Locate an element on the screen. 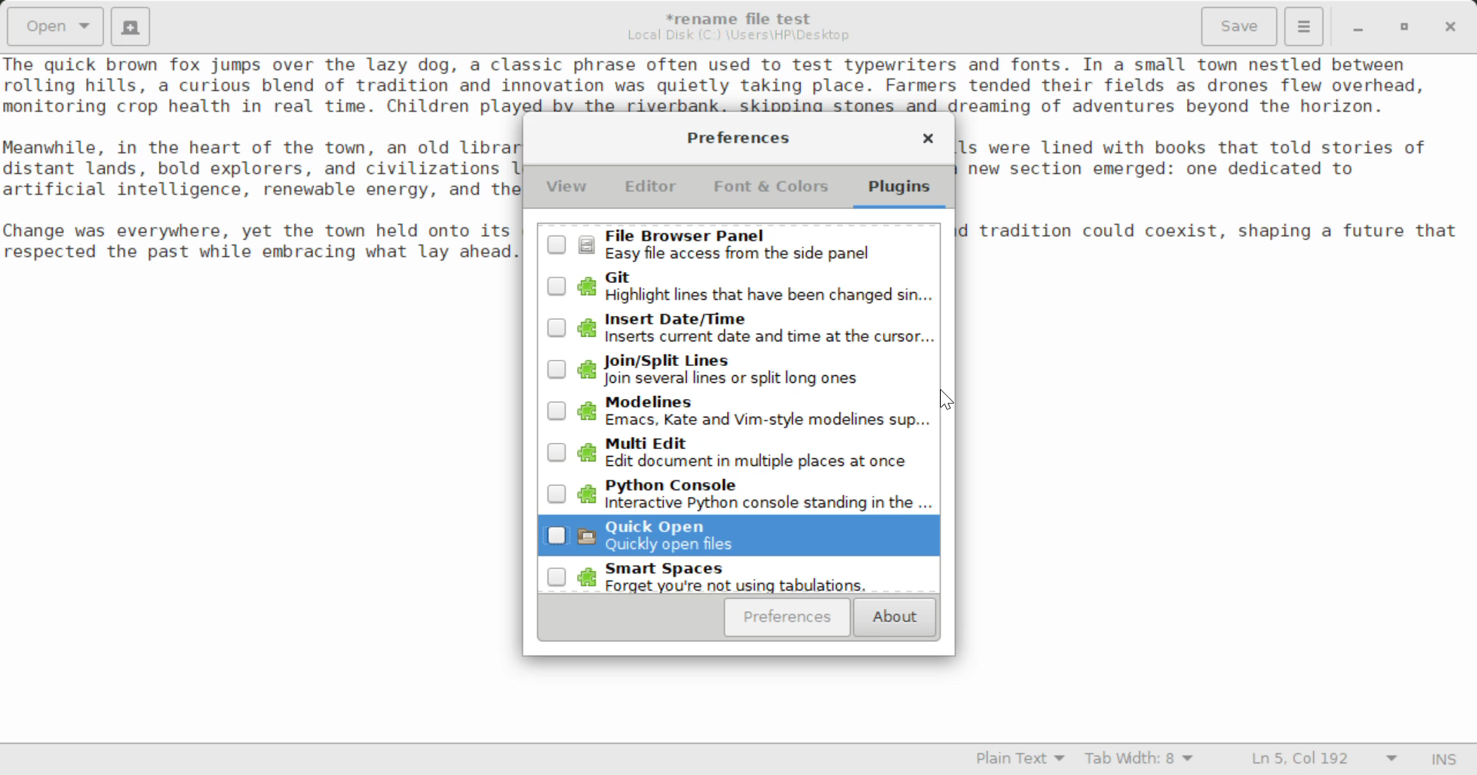 Image resolution: width=1477 pixels, height=775 pixels. Preferences Setting Window Heading is located at coordinates (738, 138).